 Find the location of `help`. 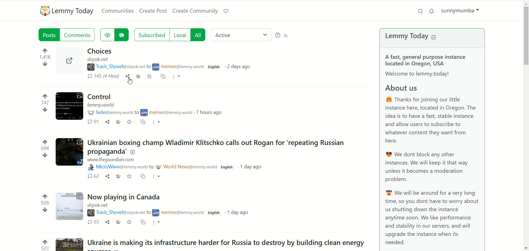

help is located at coordinates (277, 36).